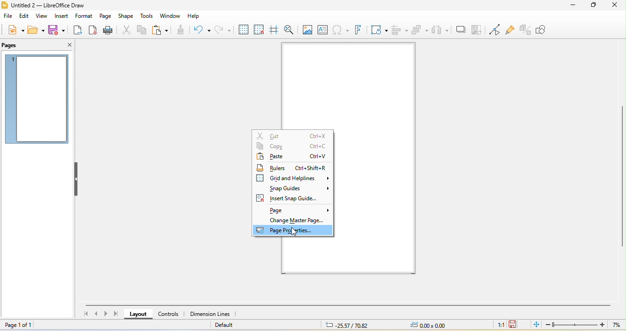  Describe the element at coordinates (273, 30) in the screenshot. I see `helpline while moving` at that location.